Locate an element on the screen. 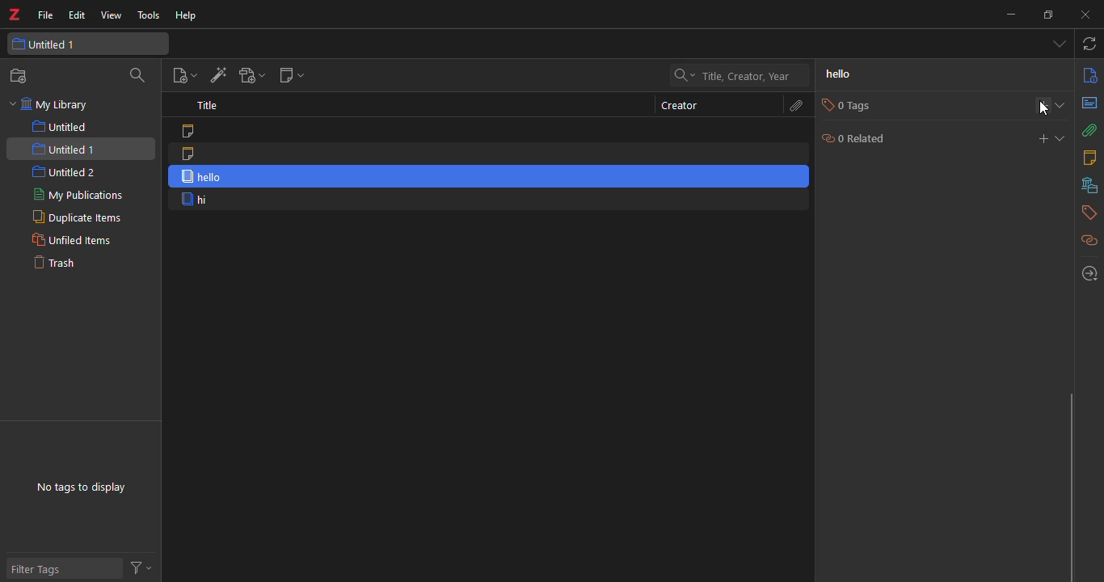  tools is located at coordinates (148, 15).